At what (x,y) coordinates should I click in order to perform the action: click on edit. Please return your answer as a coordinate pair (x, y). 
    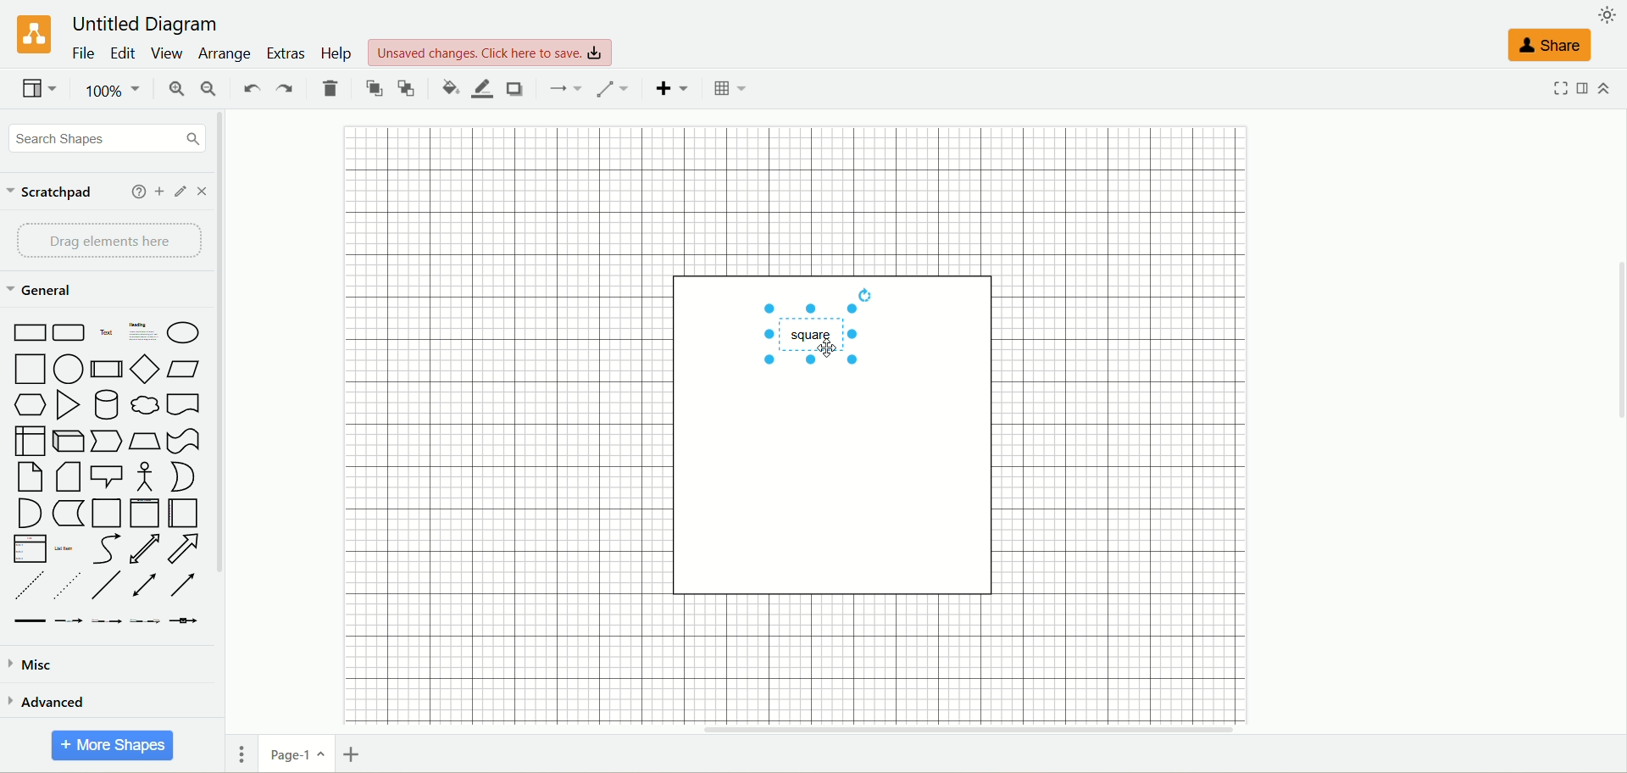
    Looking at the image, I should click on (124, 53).